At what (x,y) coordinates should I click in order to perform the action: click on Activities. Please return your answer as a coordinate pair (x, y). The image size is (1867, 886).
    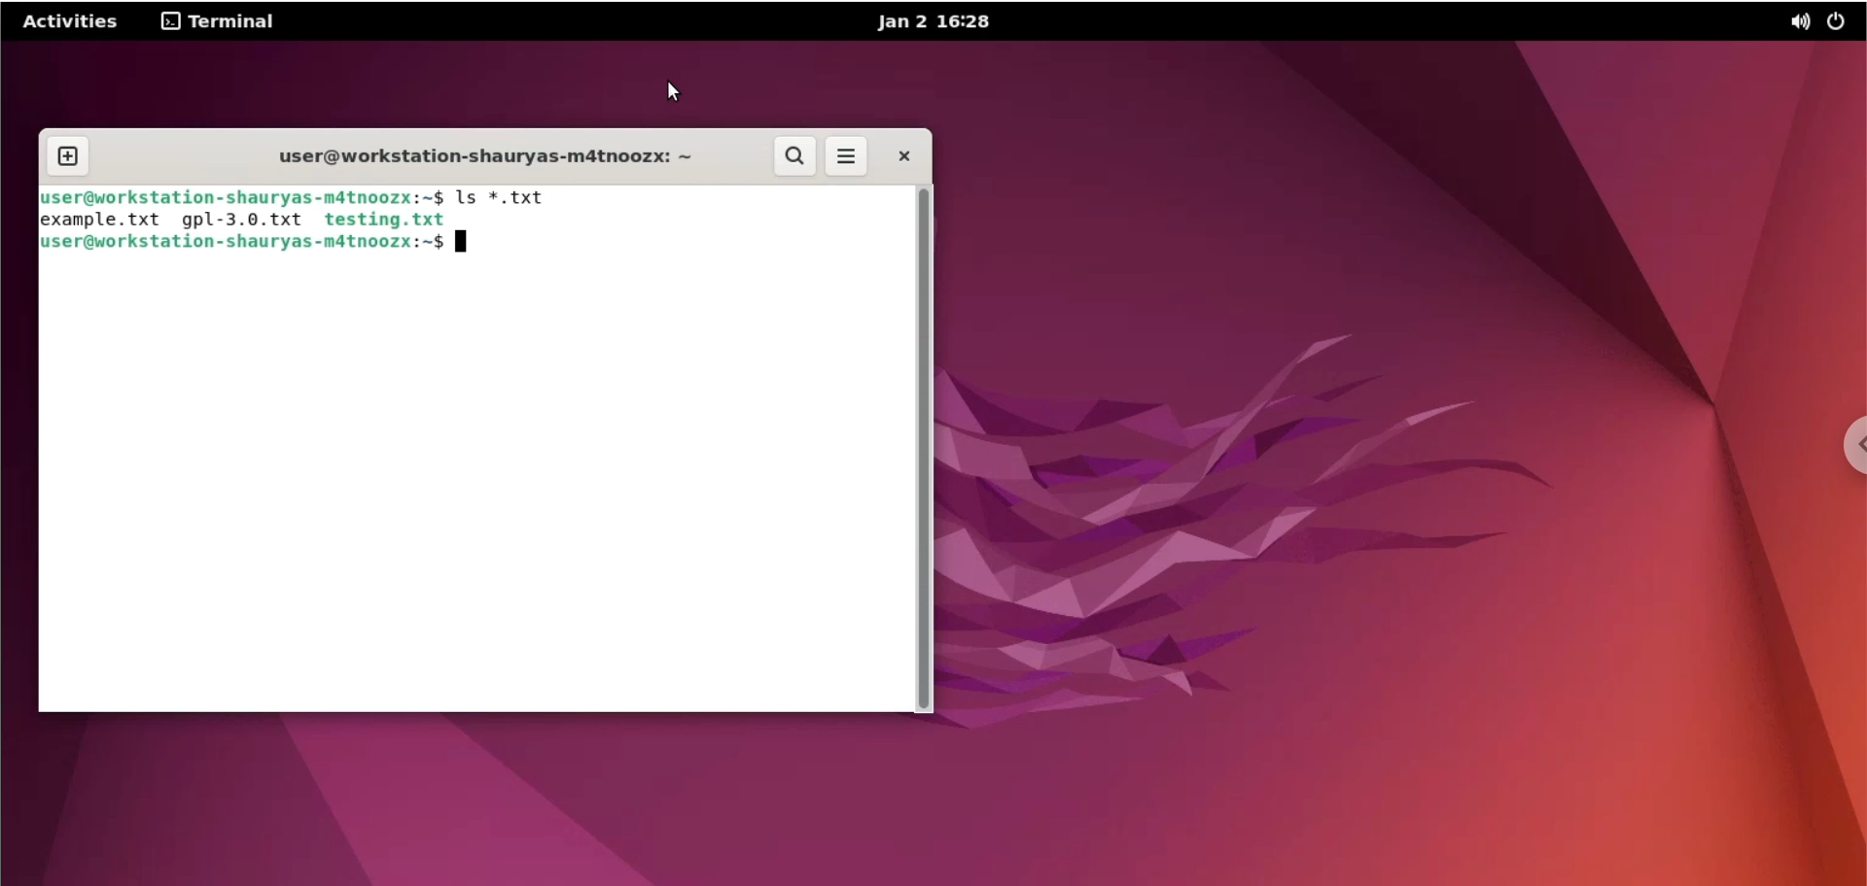
    Looking at the image, I should click on (73, 23).